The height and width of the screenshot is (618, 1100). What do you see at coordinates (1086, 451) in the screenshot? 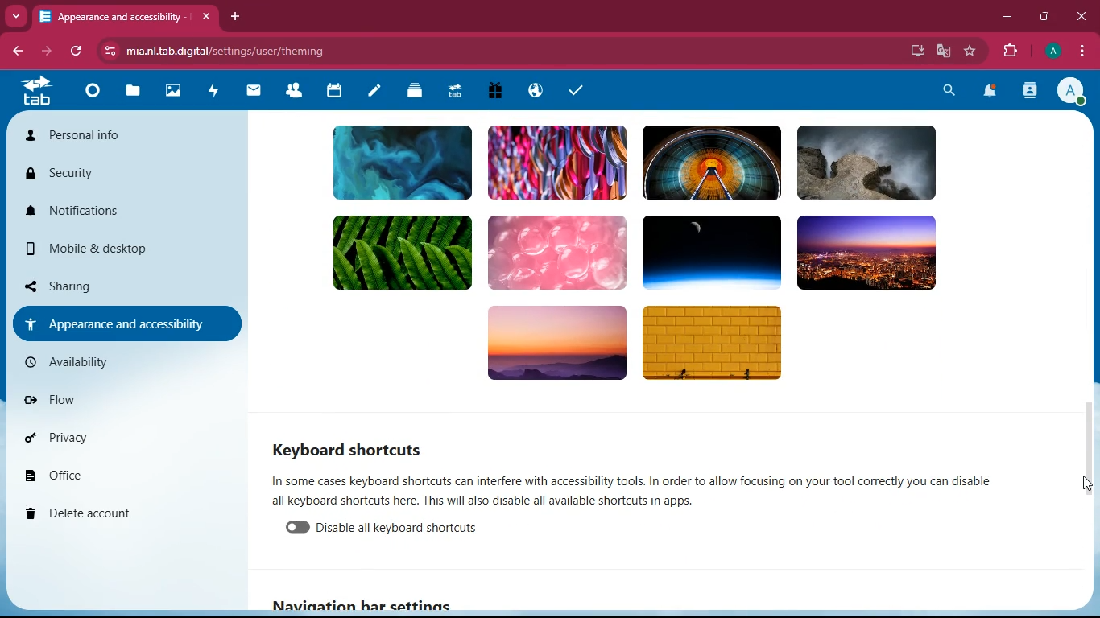
I see `scroll bar` at bounding box center [1086, 451].